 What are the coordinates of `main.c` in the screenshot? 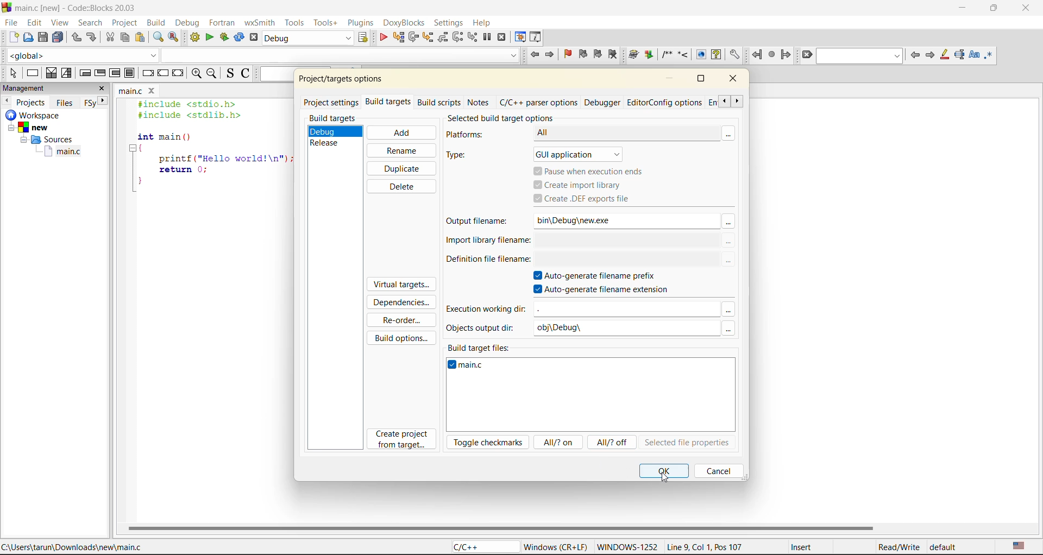 It's located at (49, 152).